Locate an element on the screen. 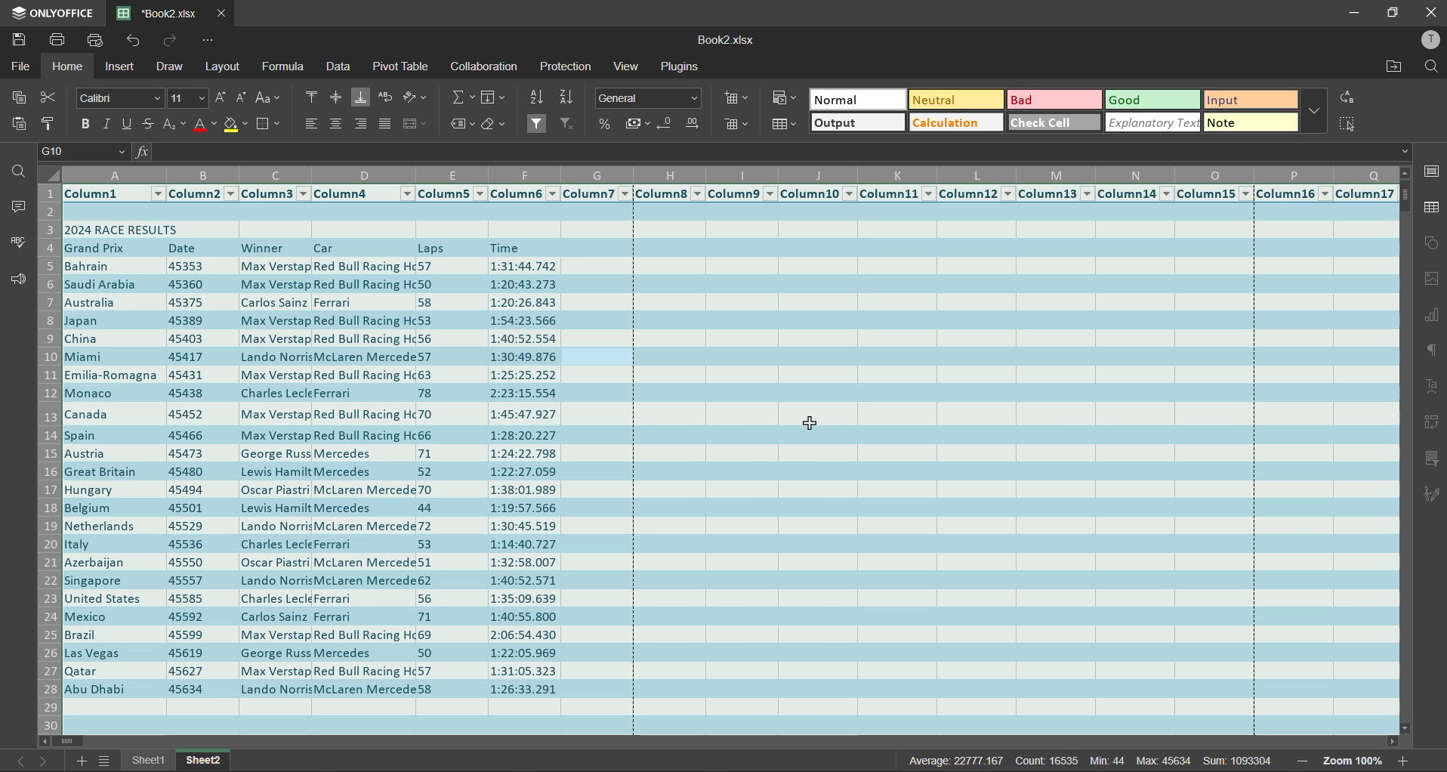 The height and width of the screenshot is (772, 1447). Column  is located at coordinates (741, 193).